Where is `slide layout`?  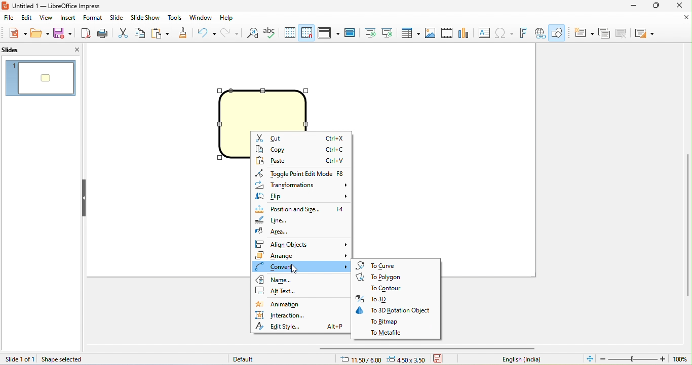 slide layout is located at coordinates (645, 33).